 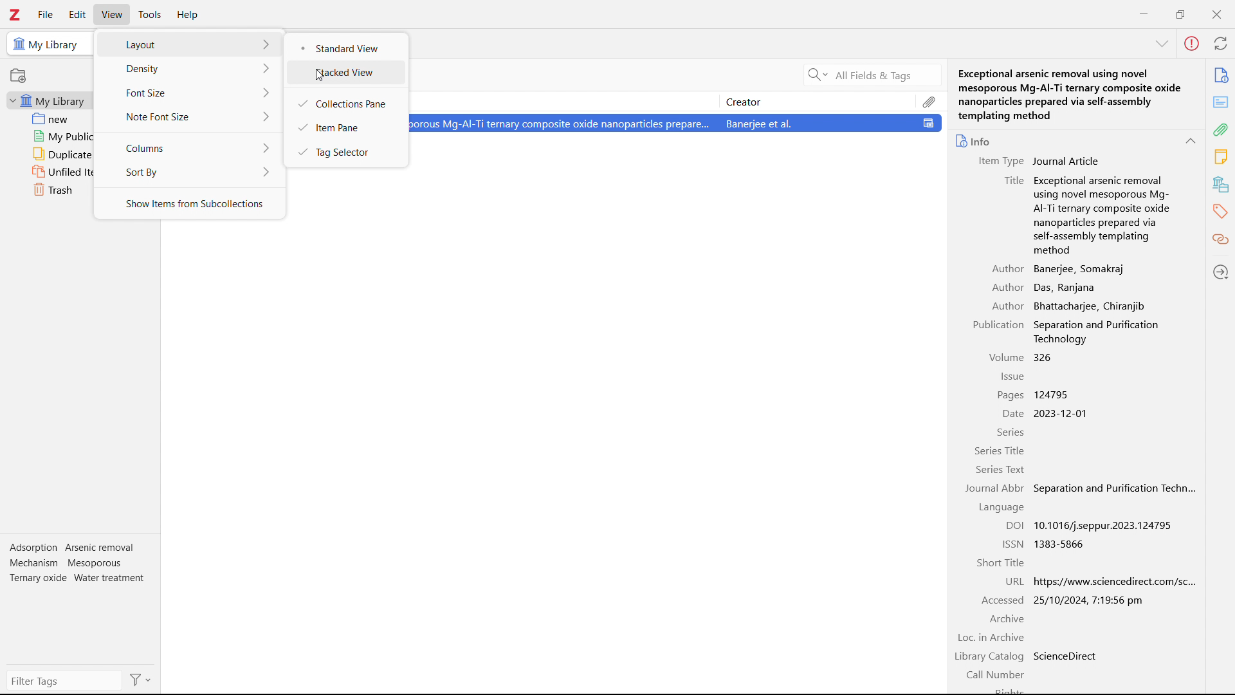 What do you see at coordinates (1221, 184) in the screenshot?
I see `libraries and collections` at bounding box center [1221, 184].